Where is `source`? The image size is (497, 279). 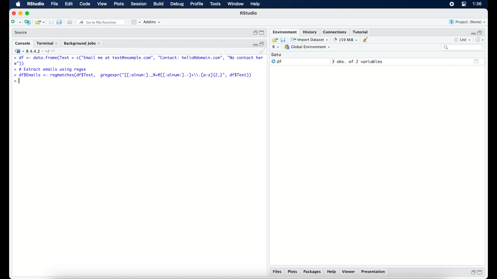
source is located at coordinates (22, 33).